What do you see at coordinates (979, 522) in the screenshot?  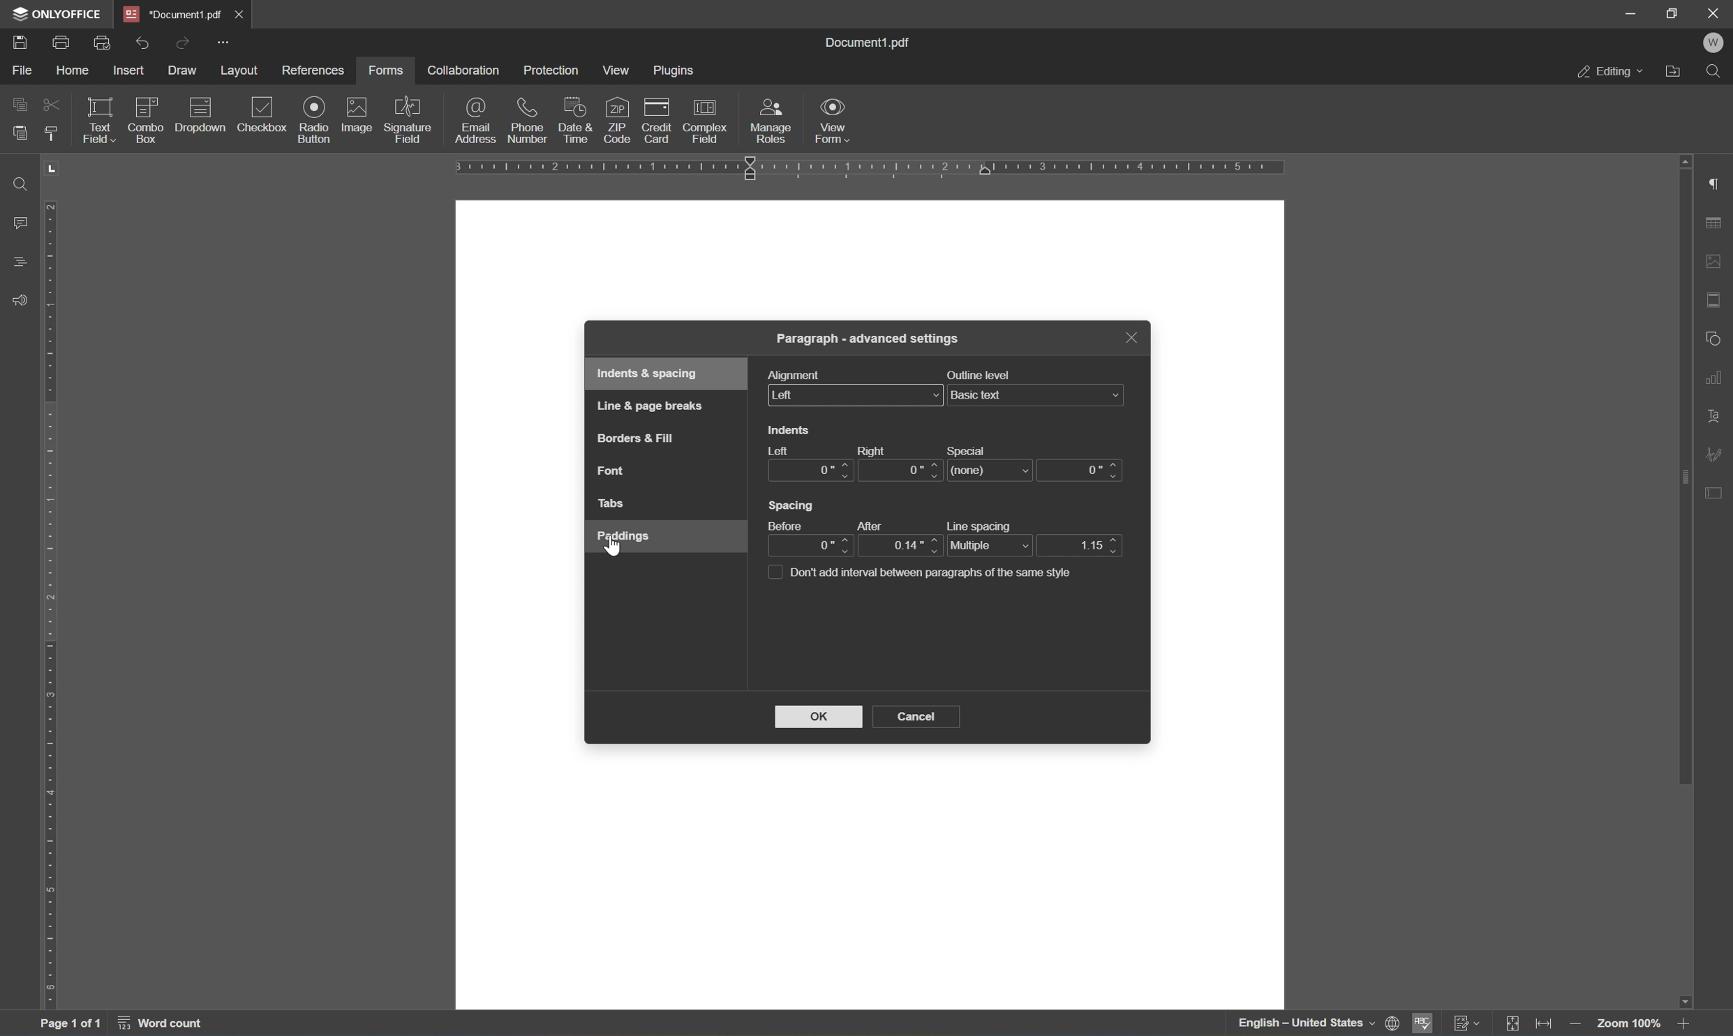 I see `line spacing` at bounding box center [979, 522].